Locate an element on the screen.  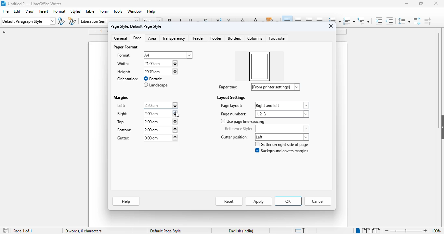
view is located at coordinates (29, 11).